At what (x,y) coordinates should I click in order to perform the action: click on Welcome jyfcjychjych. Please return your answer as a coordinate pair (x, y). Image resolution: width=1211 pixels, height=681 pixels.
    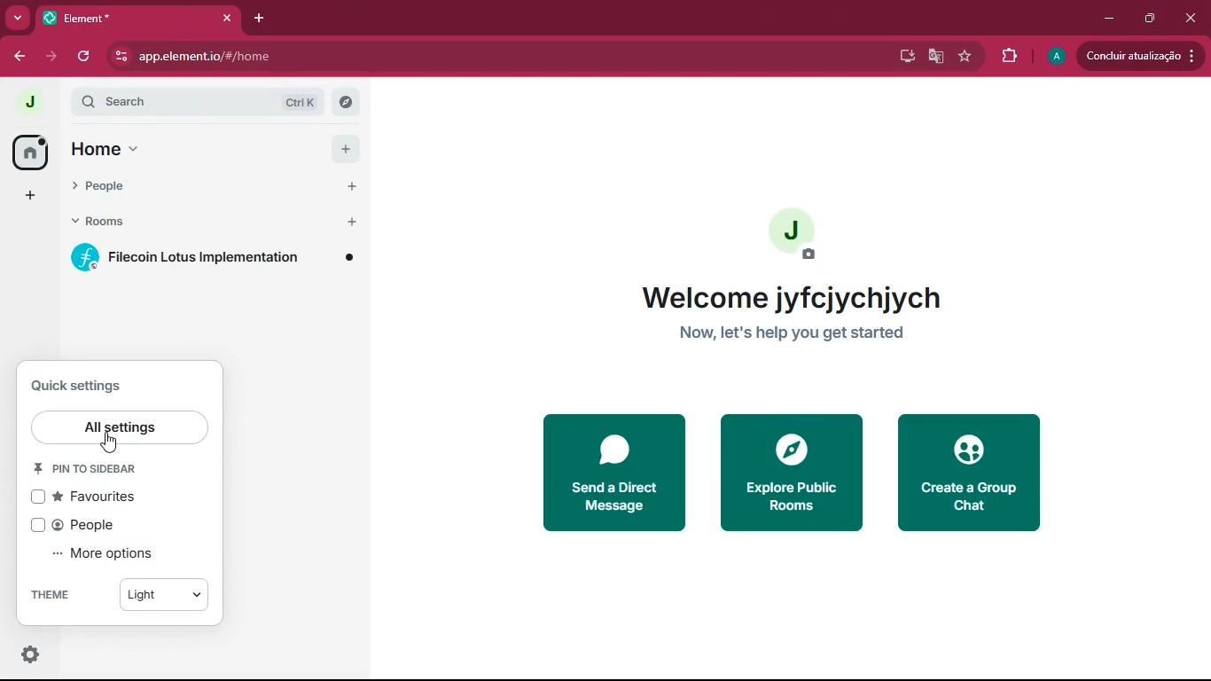
    Looking at the image, I should click on (790, 298).